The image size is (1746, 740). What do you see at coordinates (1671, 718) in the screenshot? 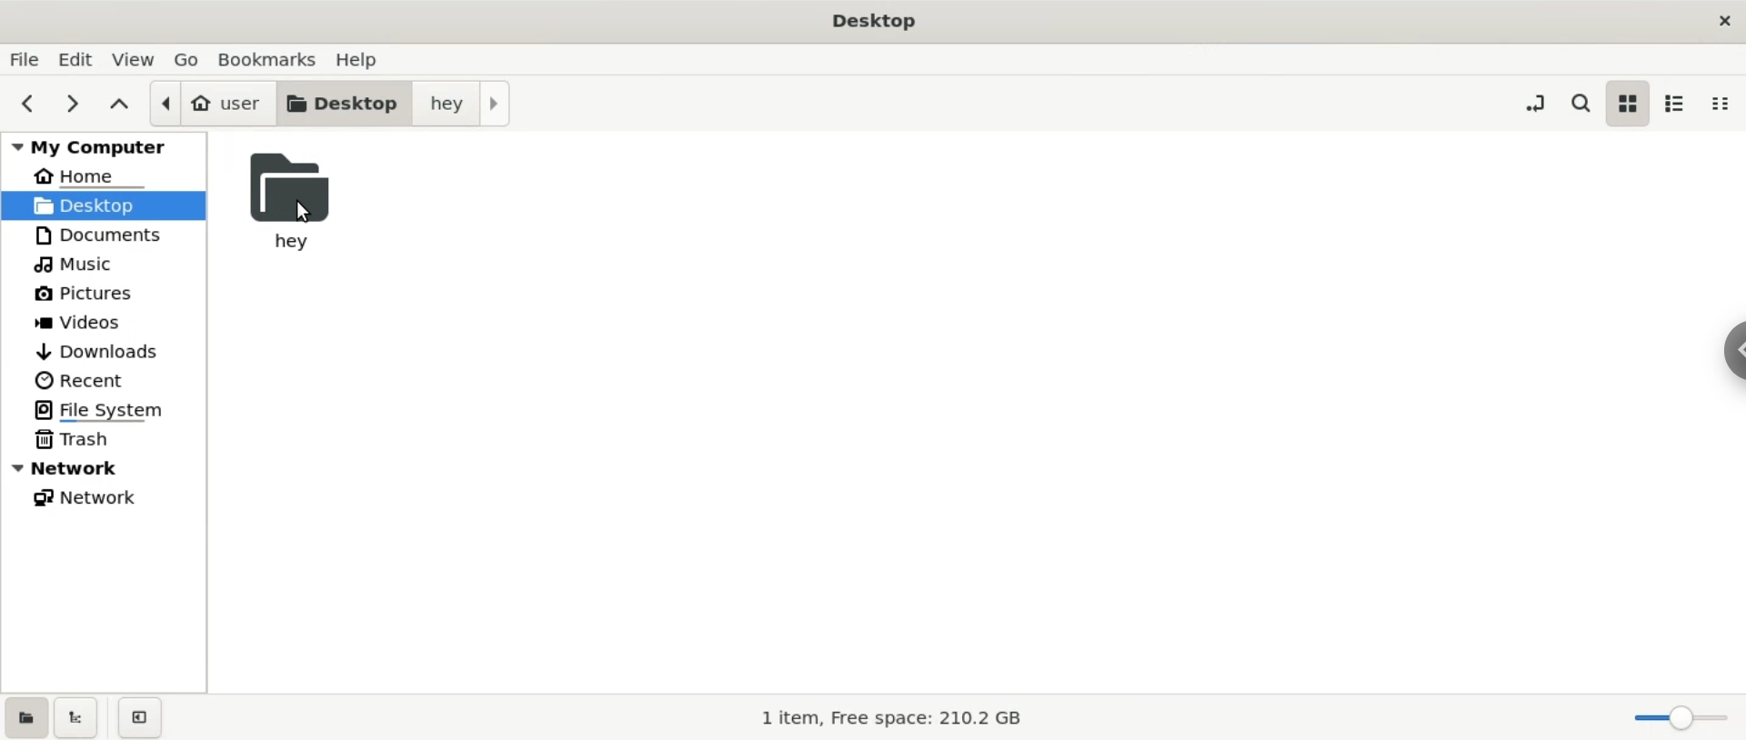
I see `zoom` at bounding box center [1671, 718].